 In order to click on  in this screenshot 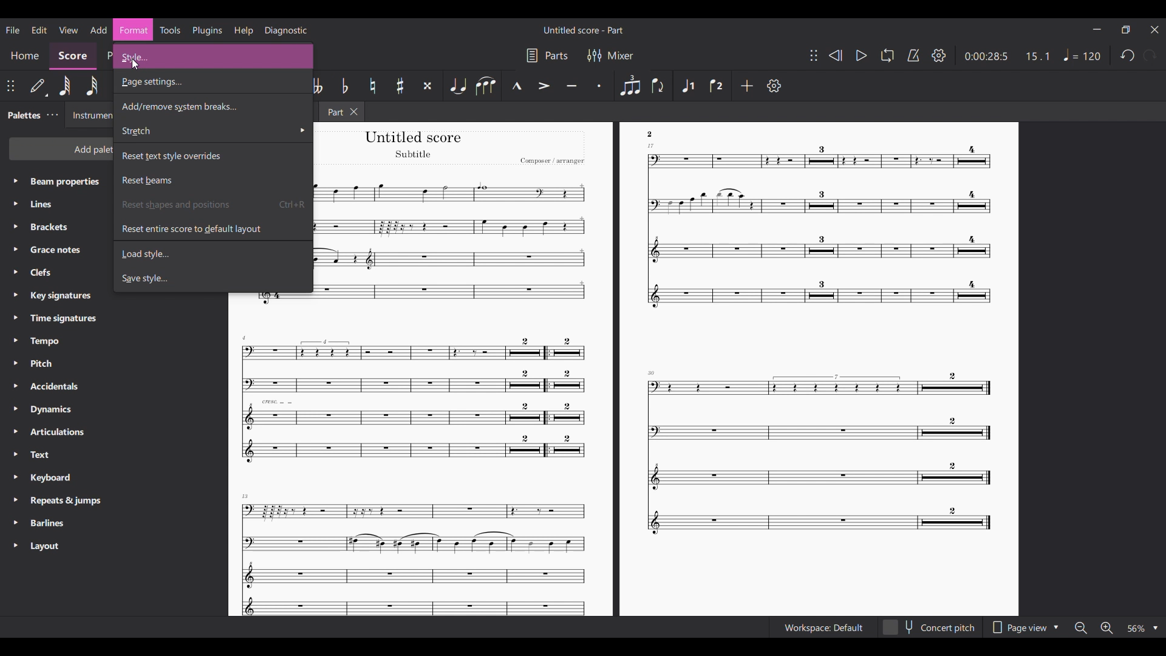, I will do `click(820, 227)`.